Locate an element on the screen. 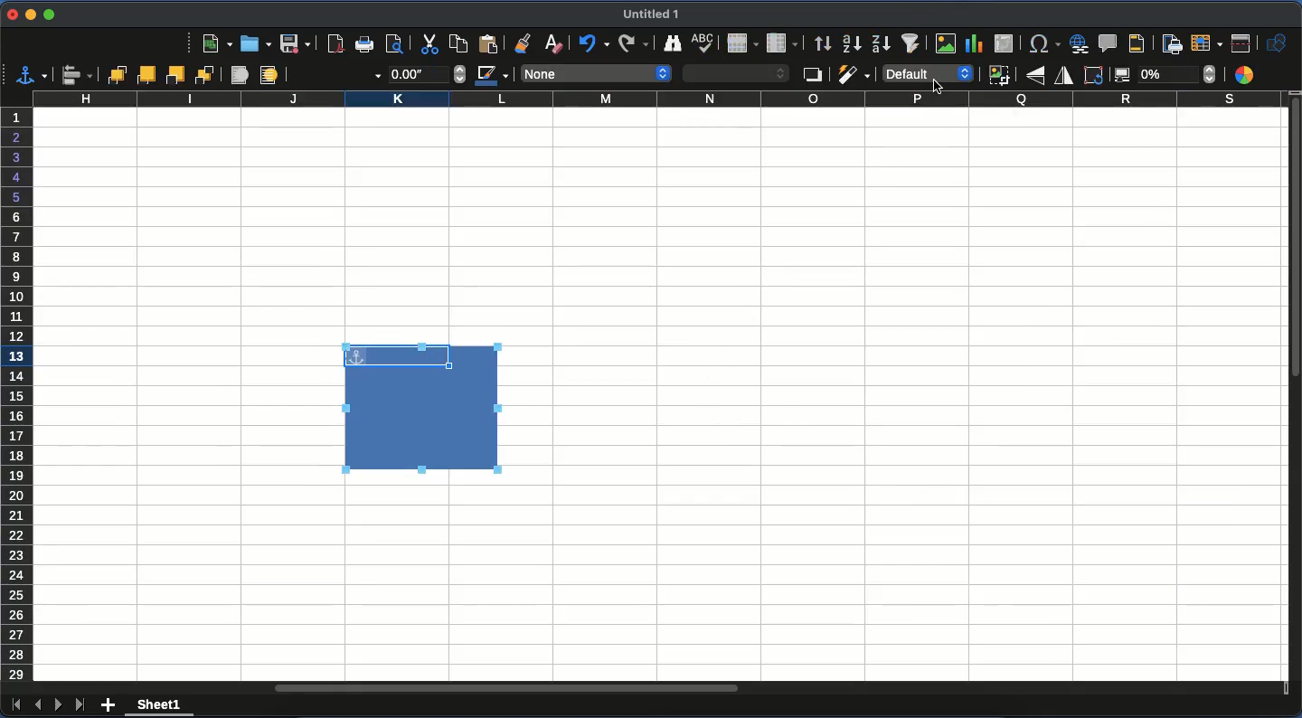 The height and width of the screenshot is (718, 1302). forward one is located at coordinates (148, 74).